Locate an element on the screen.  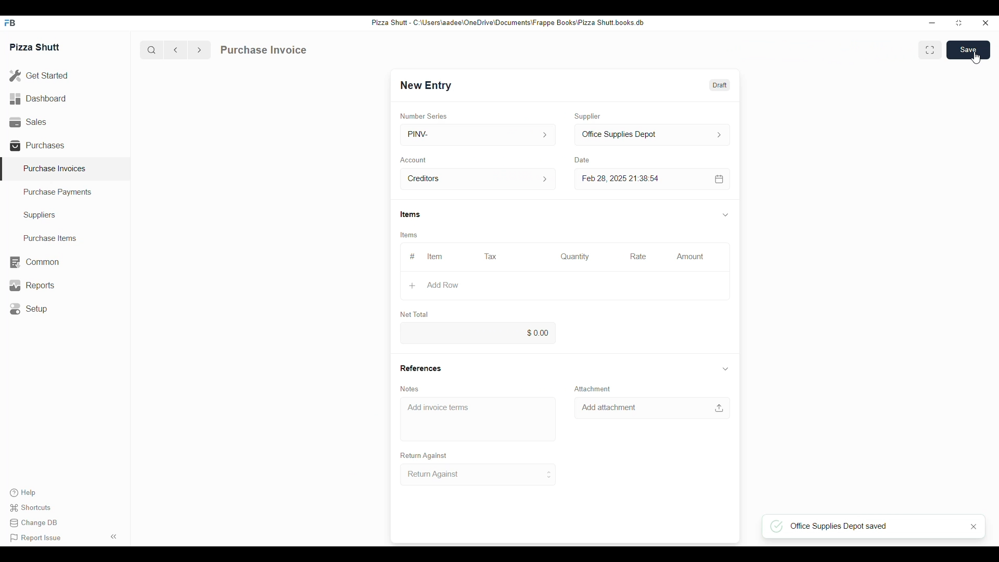
Item is located at coordinates (436, 257).